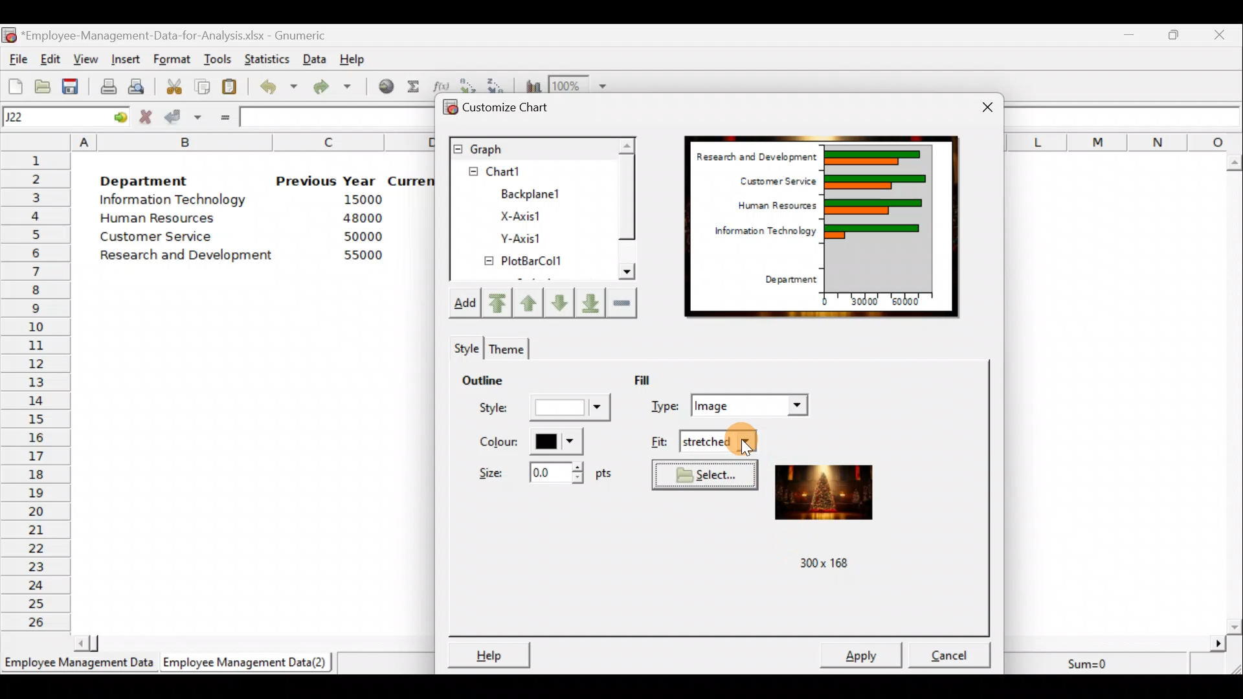  I want to click on Zoom, so click(579, 84).